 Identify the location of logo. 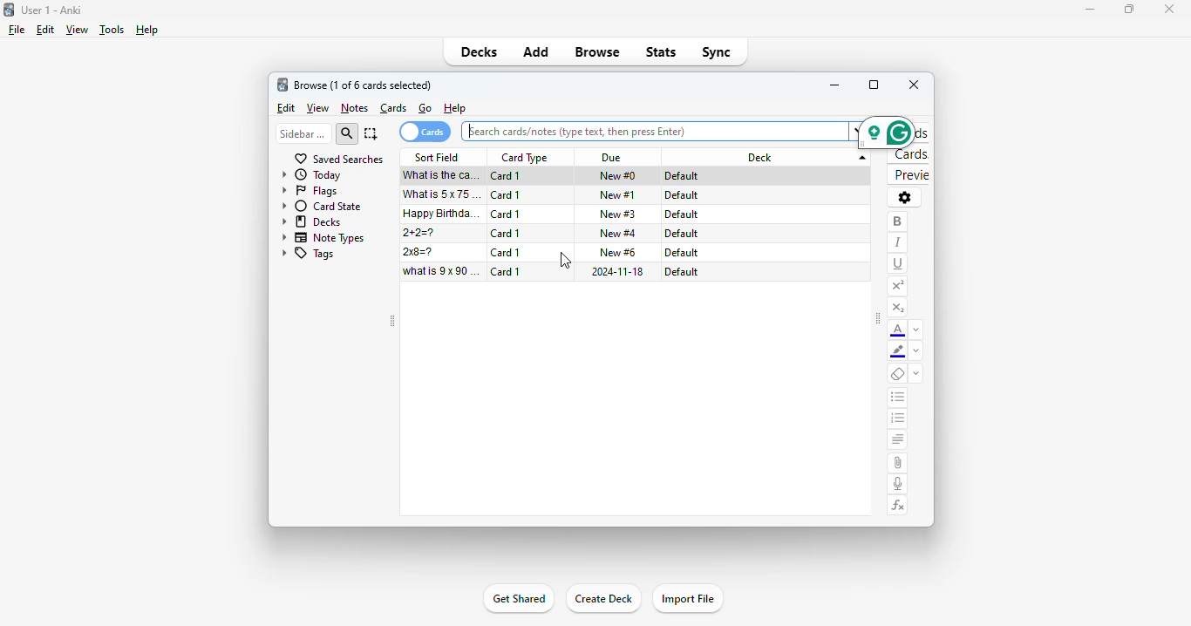
(9, 9).